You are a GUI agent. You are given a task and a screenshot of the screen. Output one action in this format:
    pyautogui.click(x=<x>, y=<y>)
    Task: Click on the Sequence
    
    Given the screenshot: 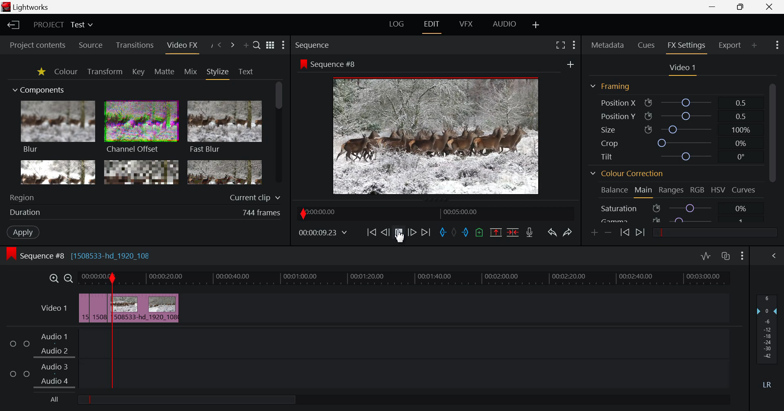 What is the action you would take?
    pyautogui.click(x=327, y=44)
    